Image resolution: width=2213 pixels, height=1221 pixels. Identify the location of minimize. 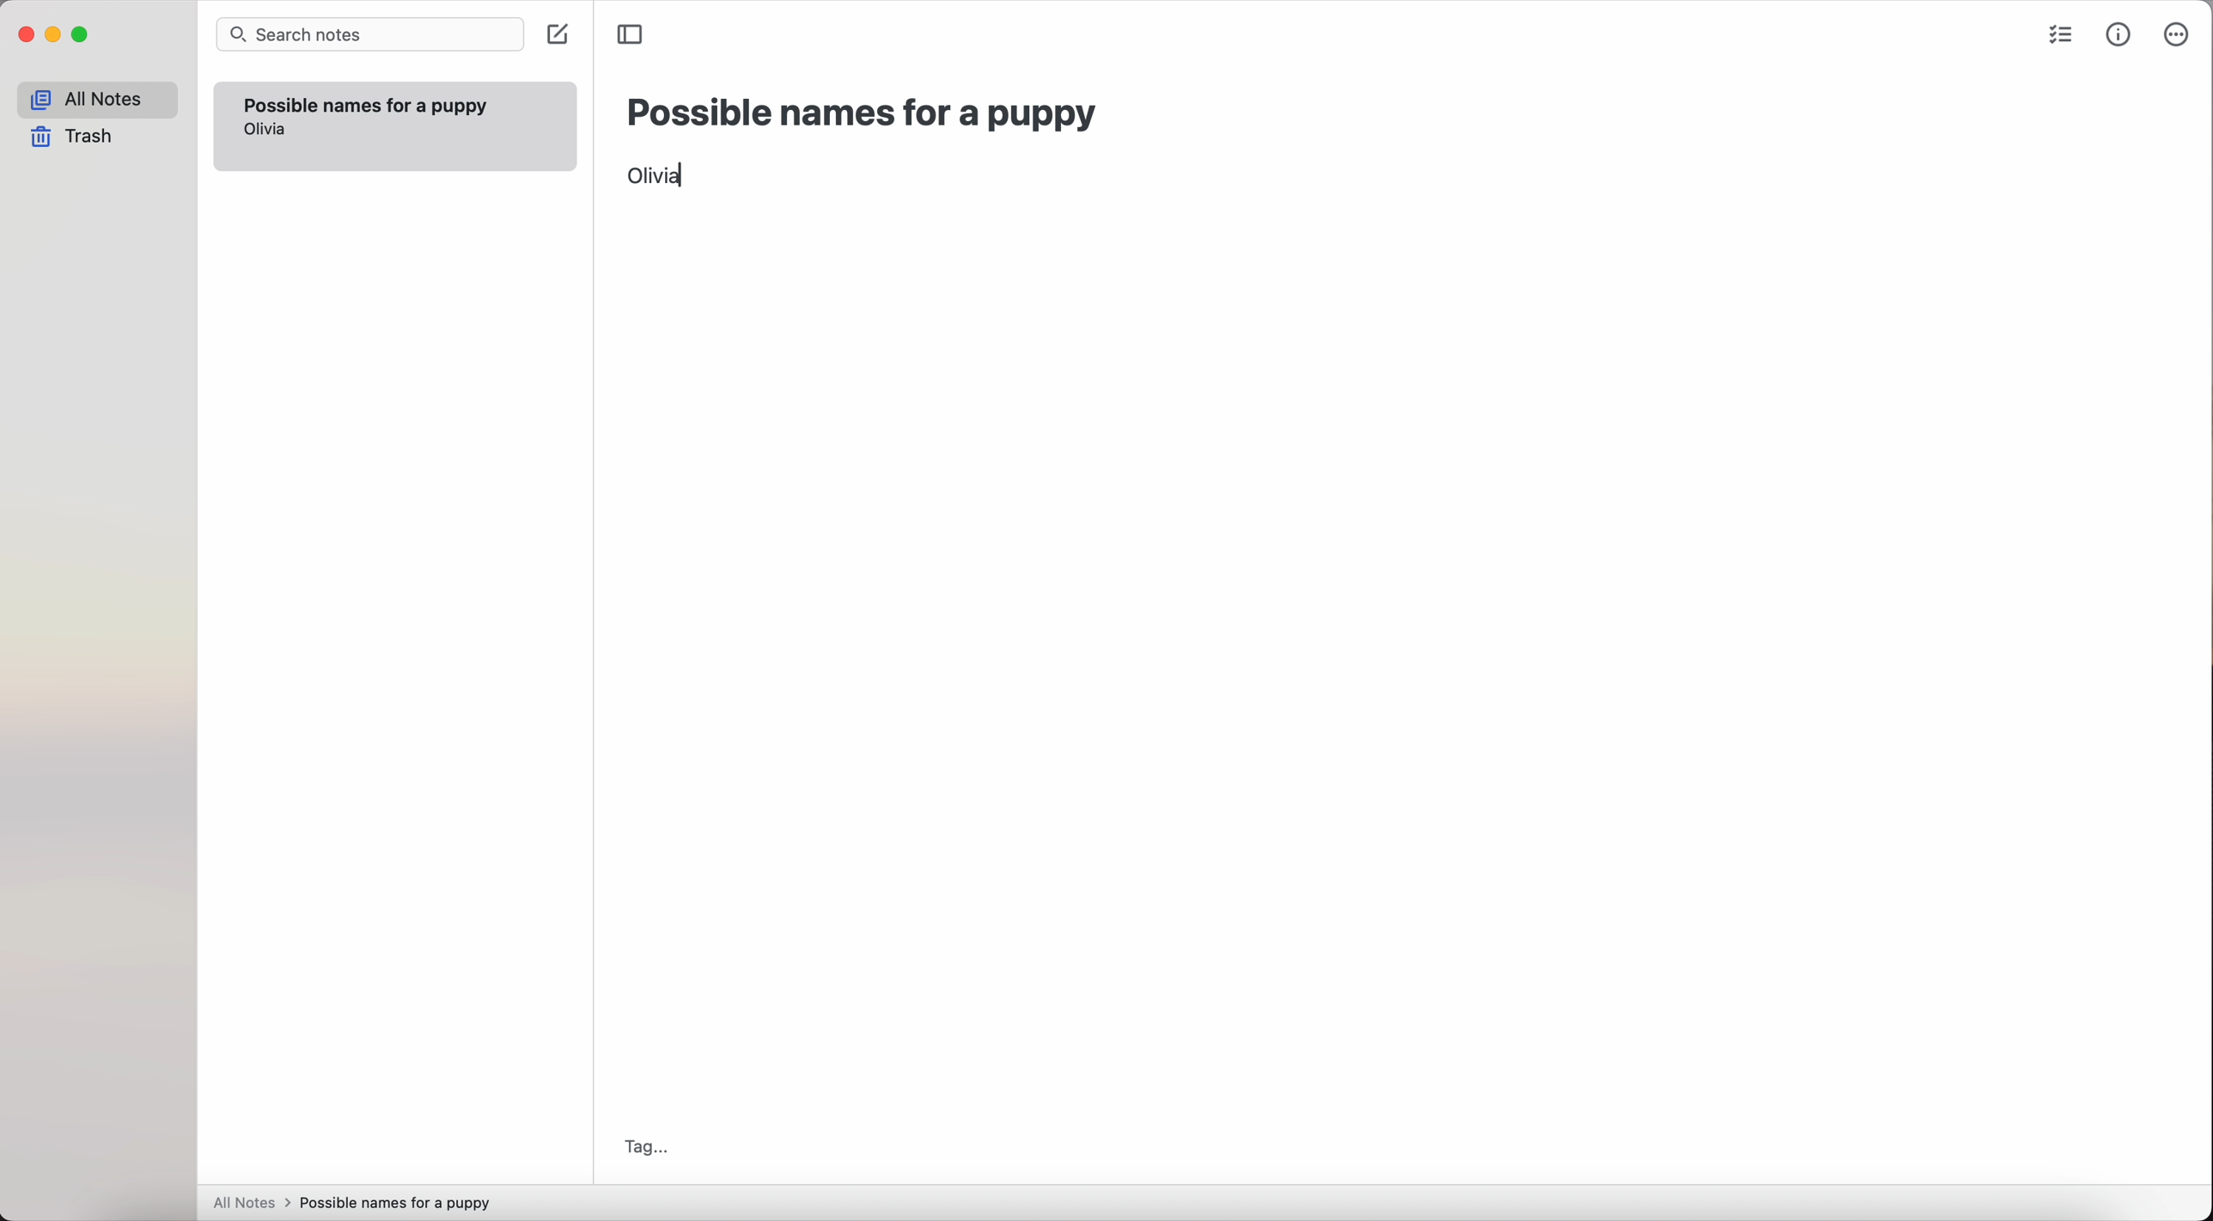
(54, 36).